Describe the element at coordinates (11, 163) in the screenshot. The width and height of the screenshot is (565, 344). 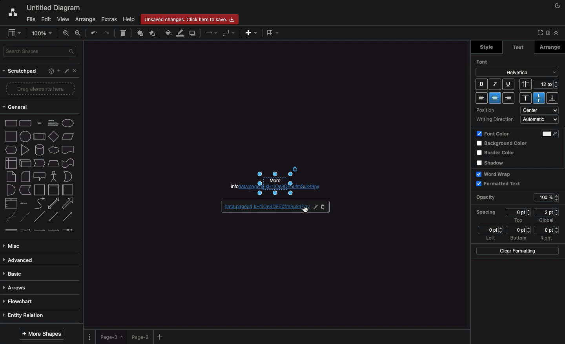
I see `internal storage` at that location.